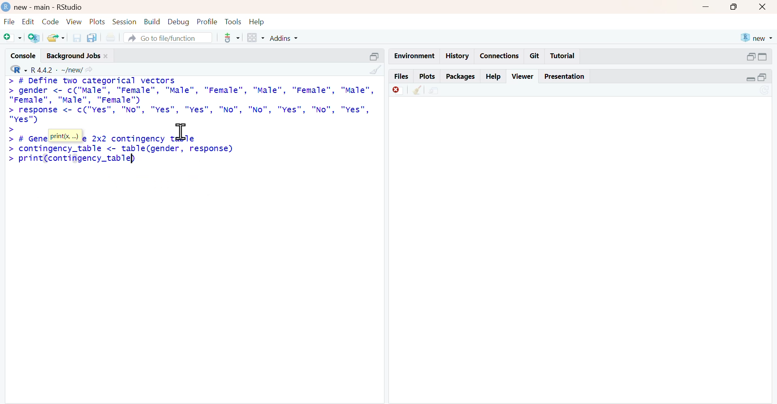 This screenshot has width=777, height=404. I want to click on minimise, so click(705, 6).